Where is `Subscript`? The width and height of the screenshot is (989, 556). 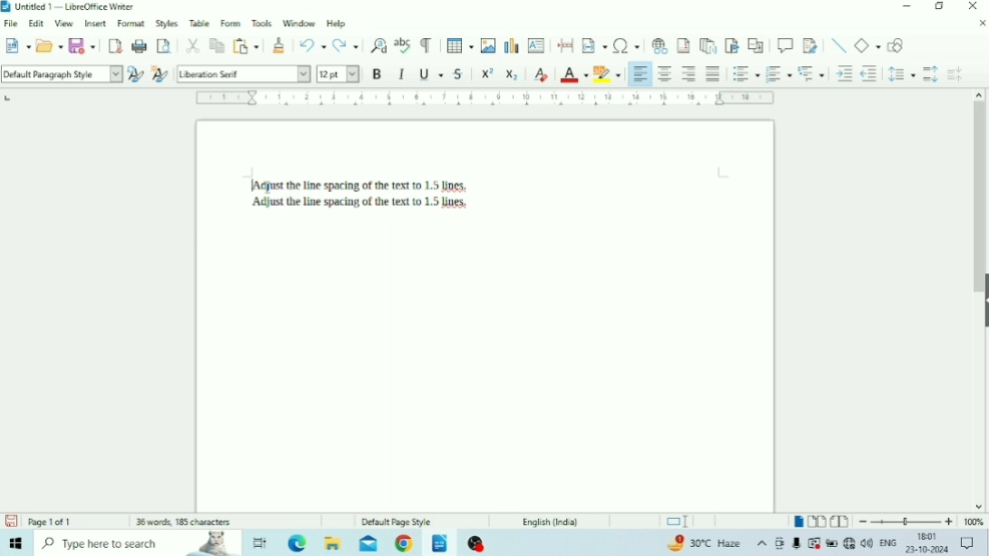
Subscript is located at coordinates (513, 74).